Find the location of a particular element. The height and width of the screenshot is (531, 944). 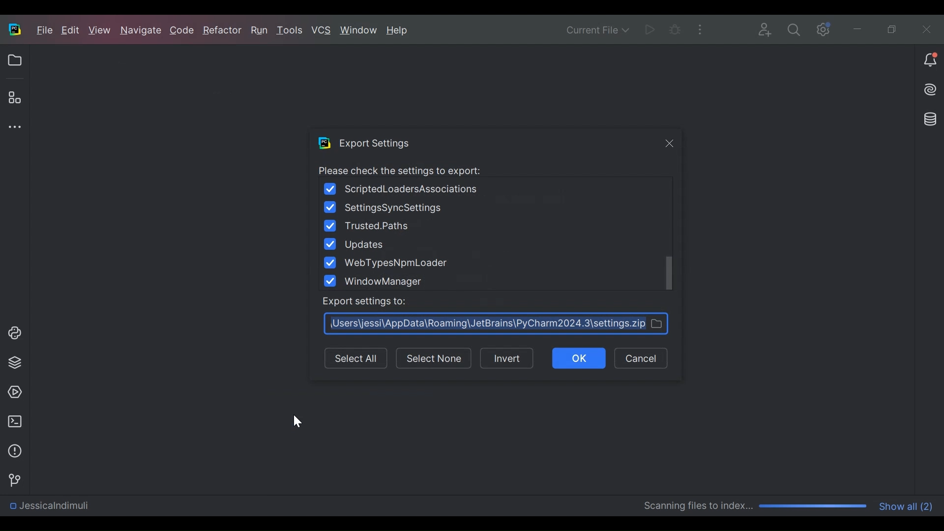

View is located at coordinates (101, 30).